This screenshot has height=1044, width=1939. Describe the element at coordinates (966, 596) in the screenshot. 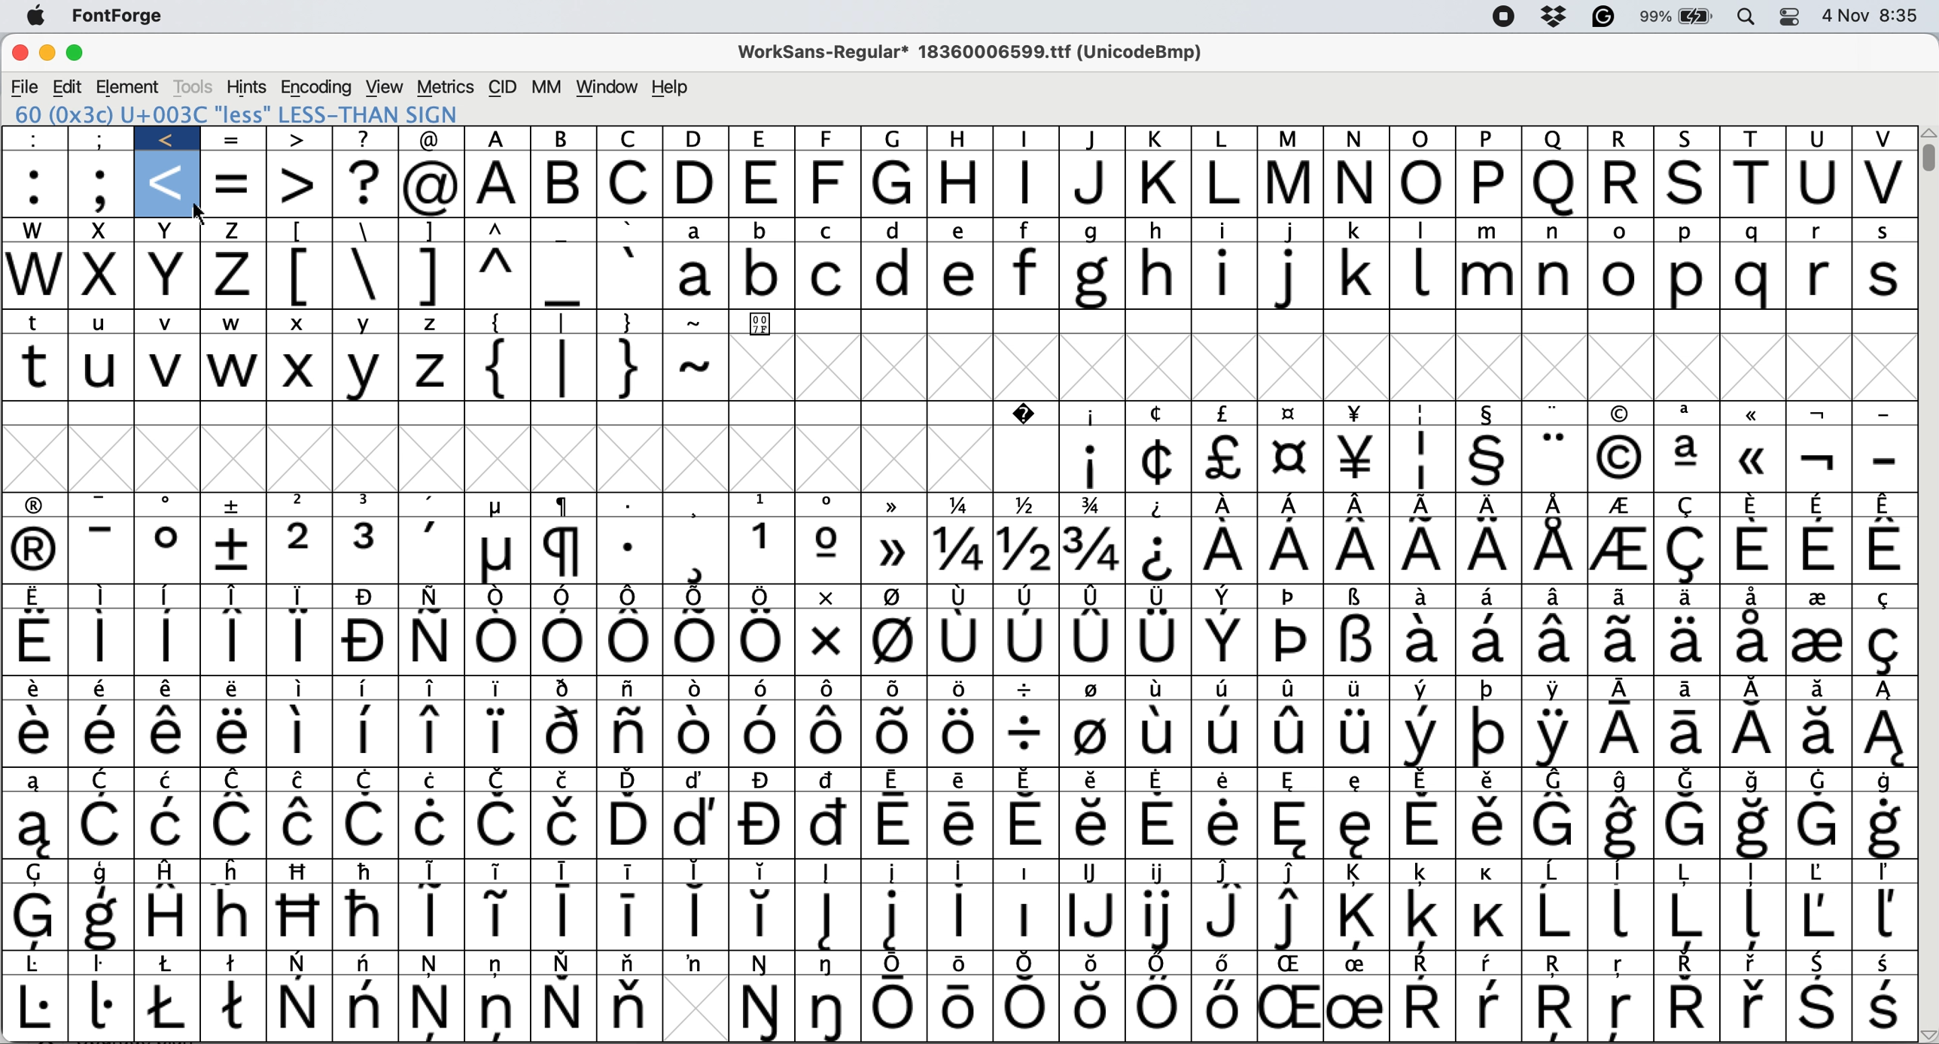

I see `Symbol` at that location.